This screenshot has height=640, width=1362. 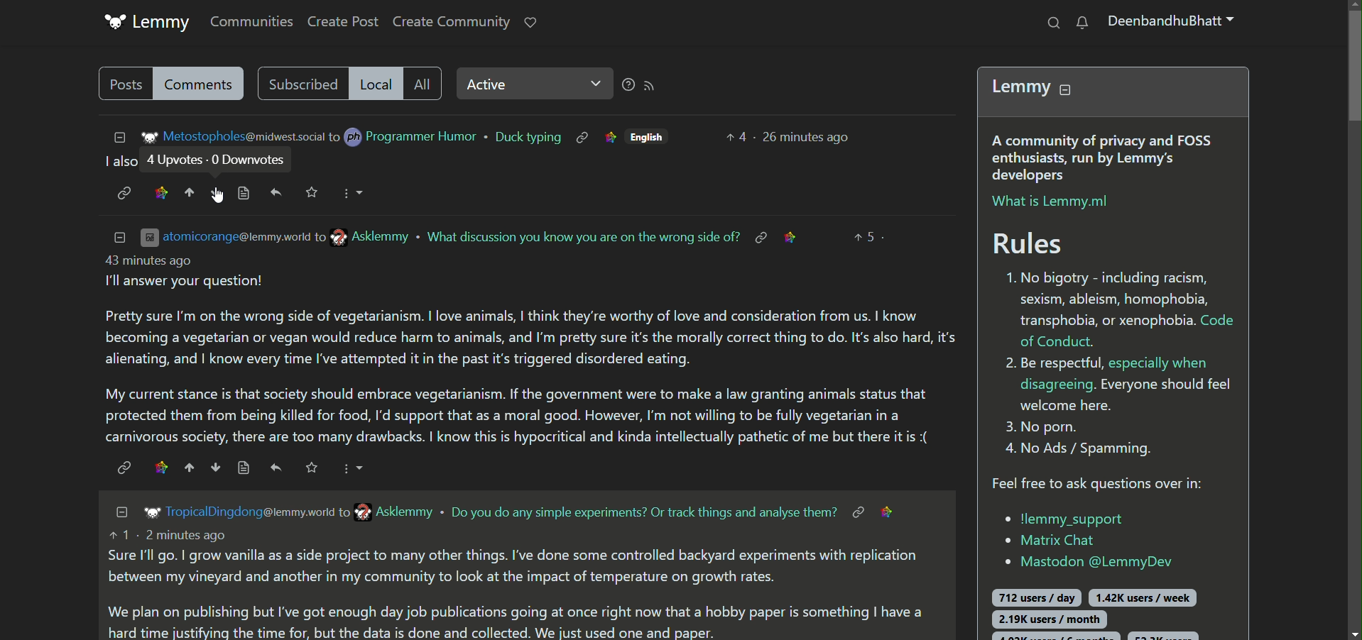 I want to click on hyperlink, so click(x=760, y=237).